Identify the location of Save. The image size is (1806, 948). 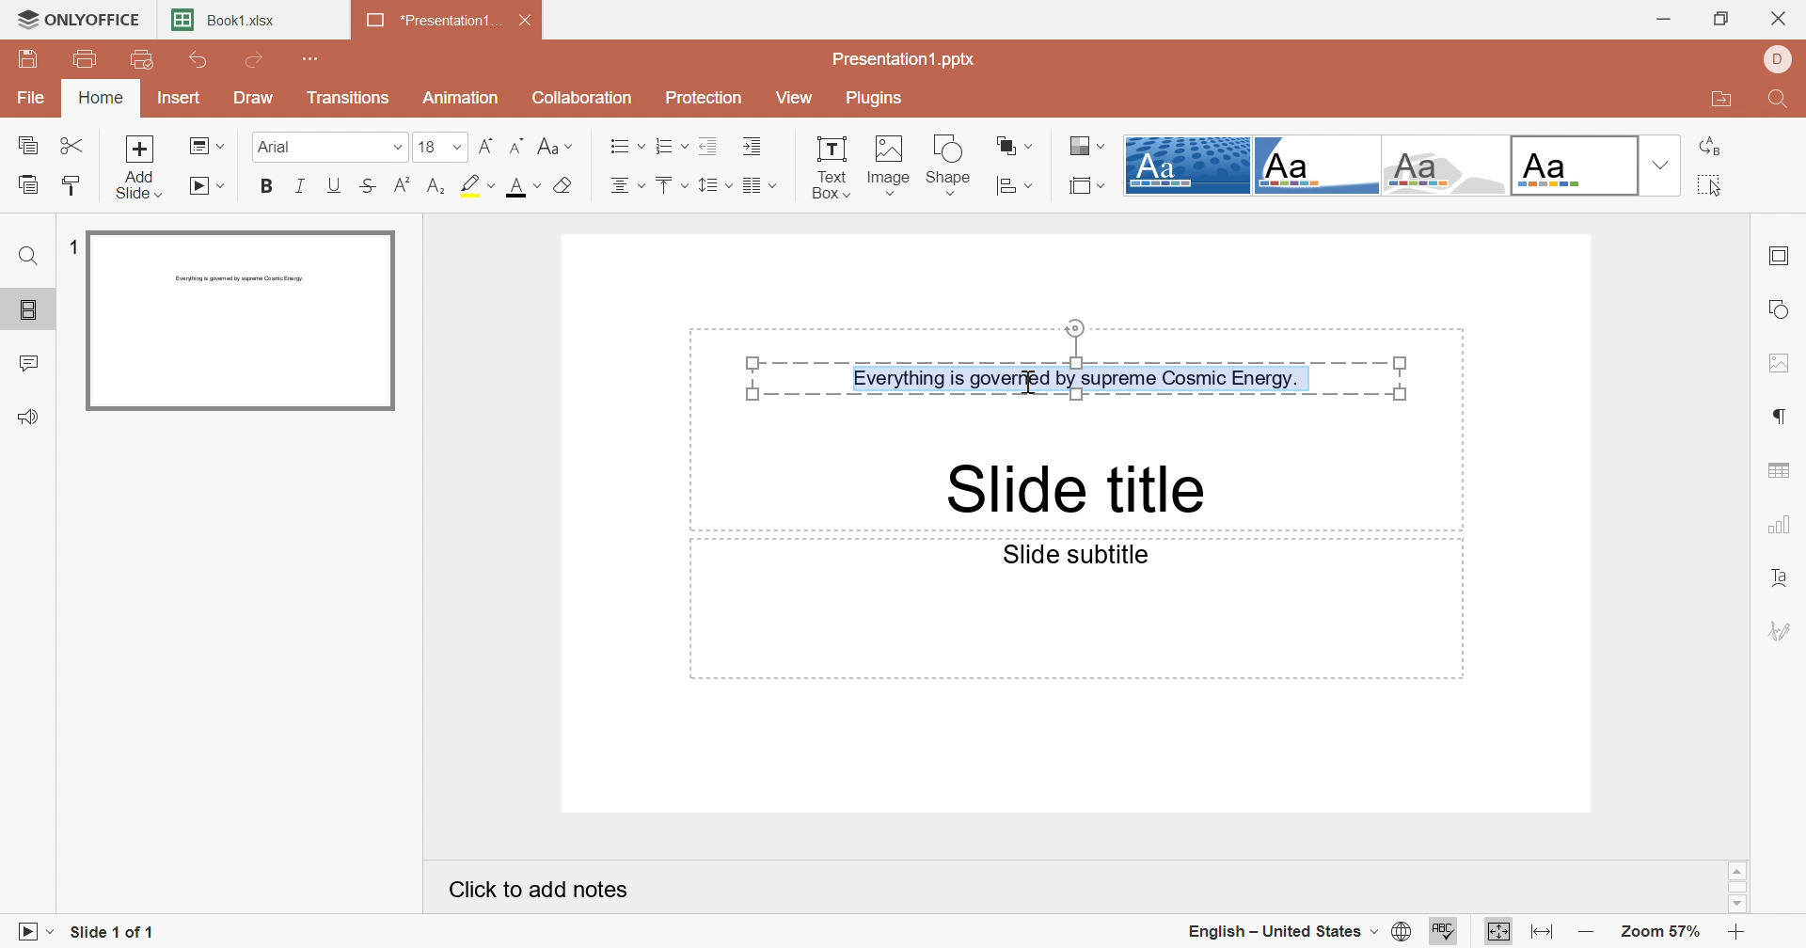
(33, 59).